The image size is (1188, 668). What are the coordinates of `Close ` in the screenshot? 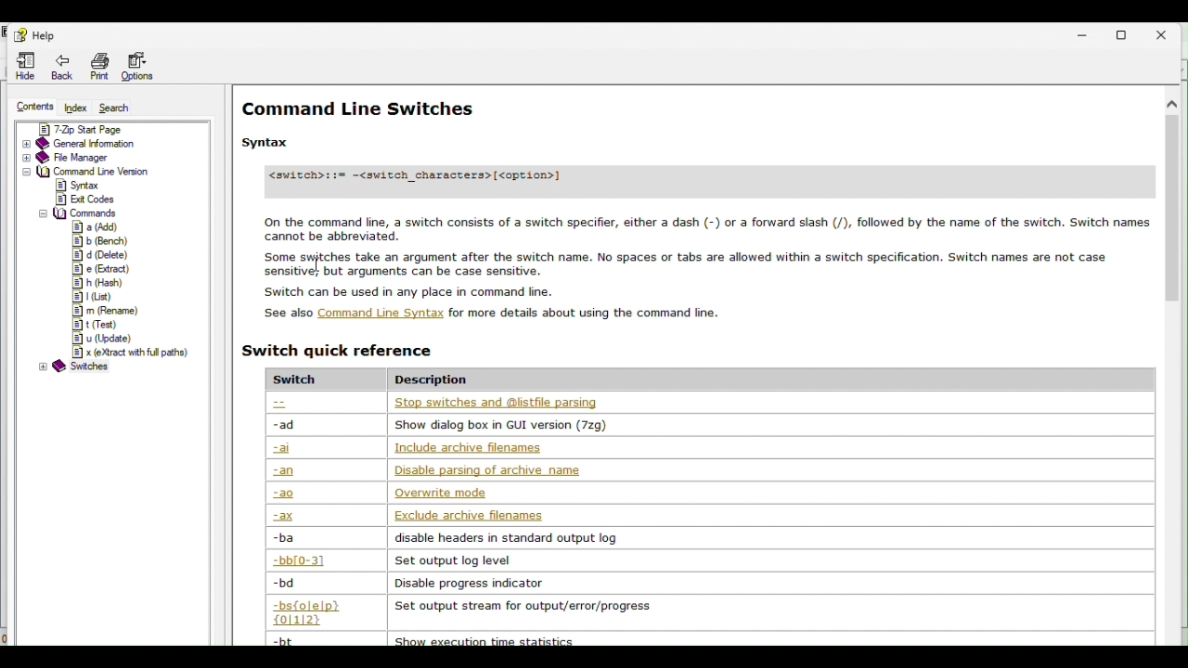 It's located at (1169, 32).